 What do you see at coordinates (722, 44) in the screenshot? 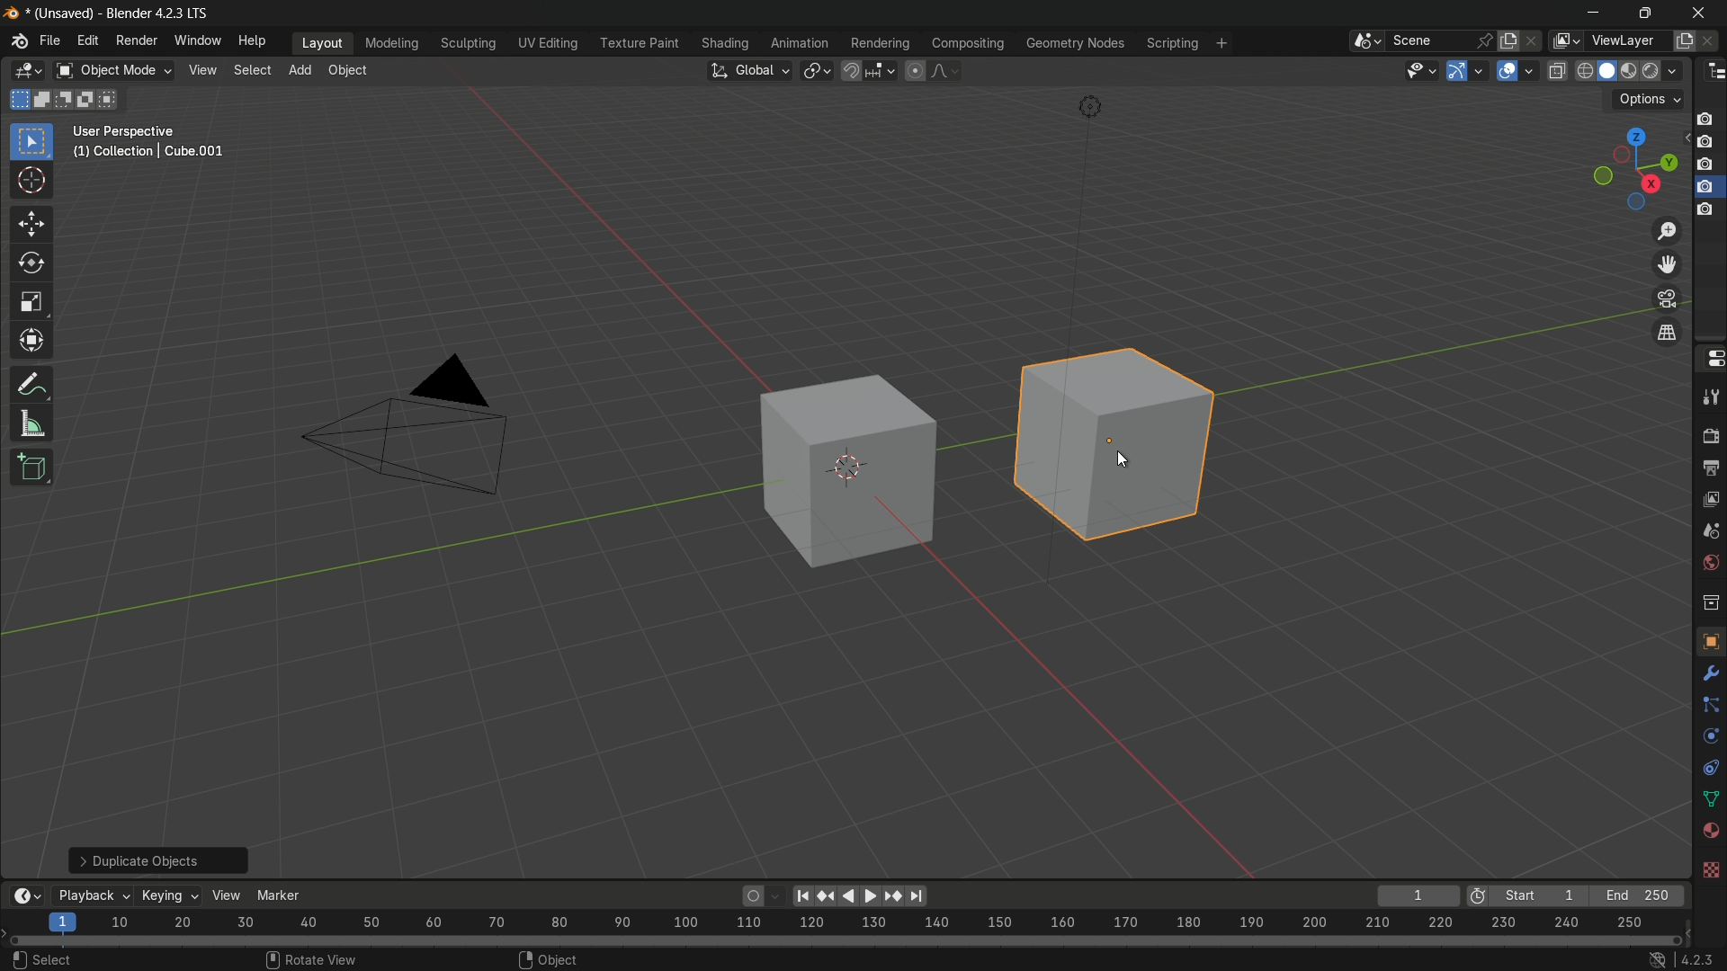
I see `shading menu` at bounding box center [722, 44].